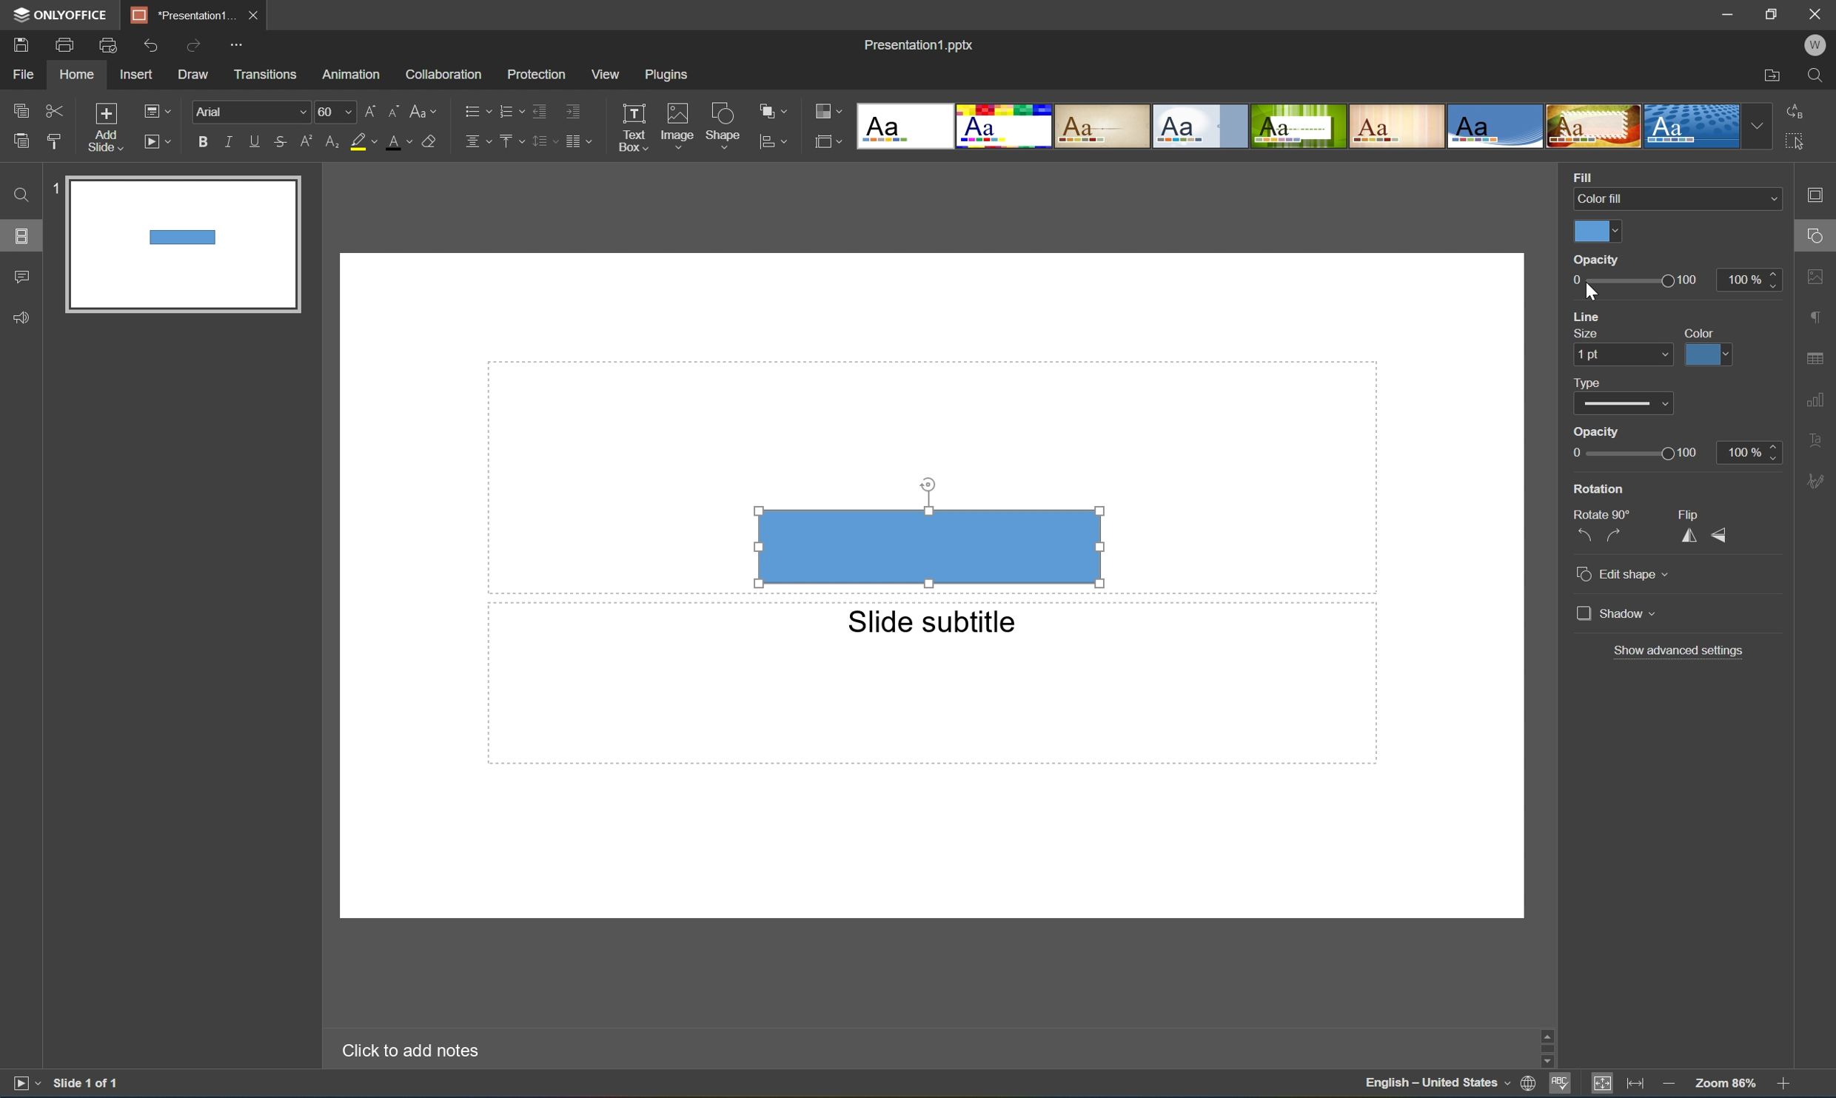 The width and height of the screenshot is (1836, 1098). I want to click on Type of slides, so click(1312, 127).